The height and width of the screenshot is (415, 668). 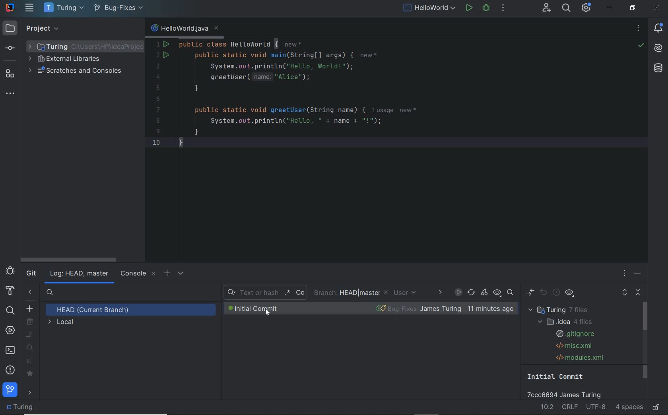 What do you see at coordinates (22, 407) in the screenshot?
I see `project folder` at bounding box center [22, 407].